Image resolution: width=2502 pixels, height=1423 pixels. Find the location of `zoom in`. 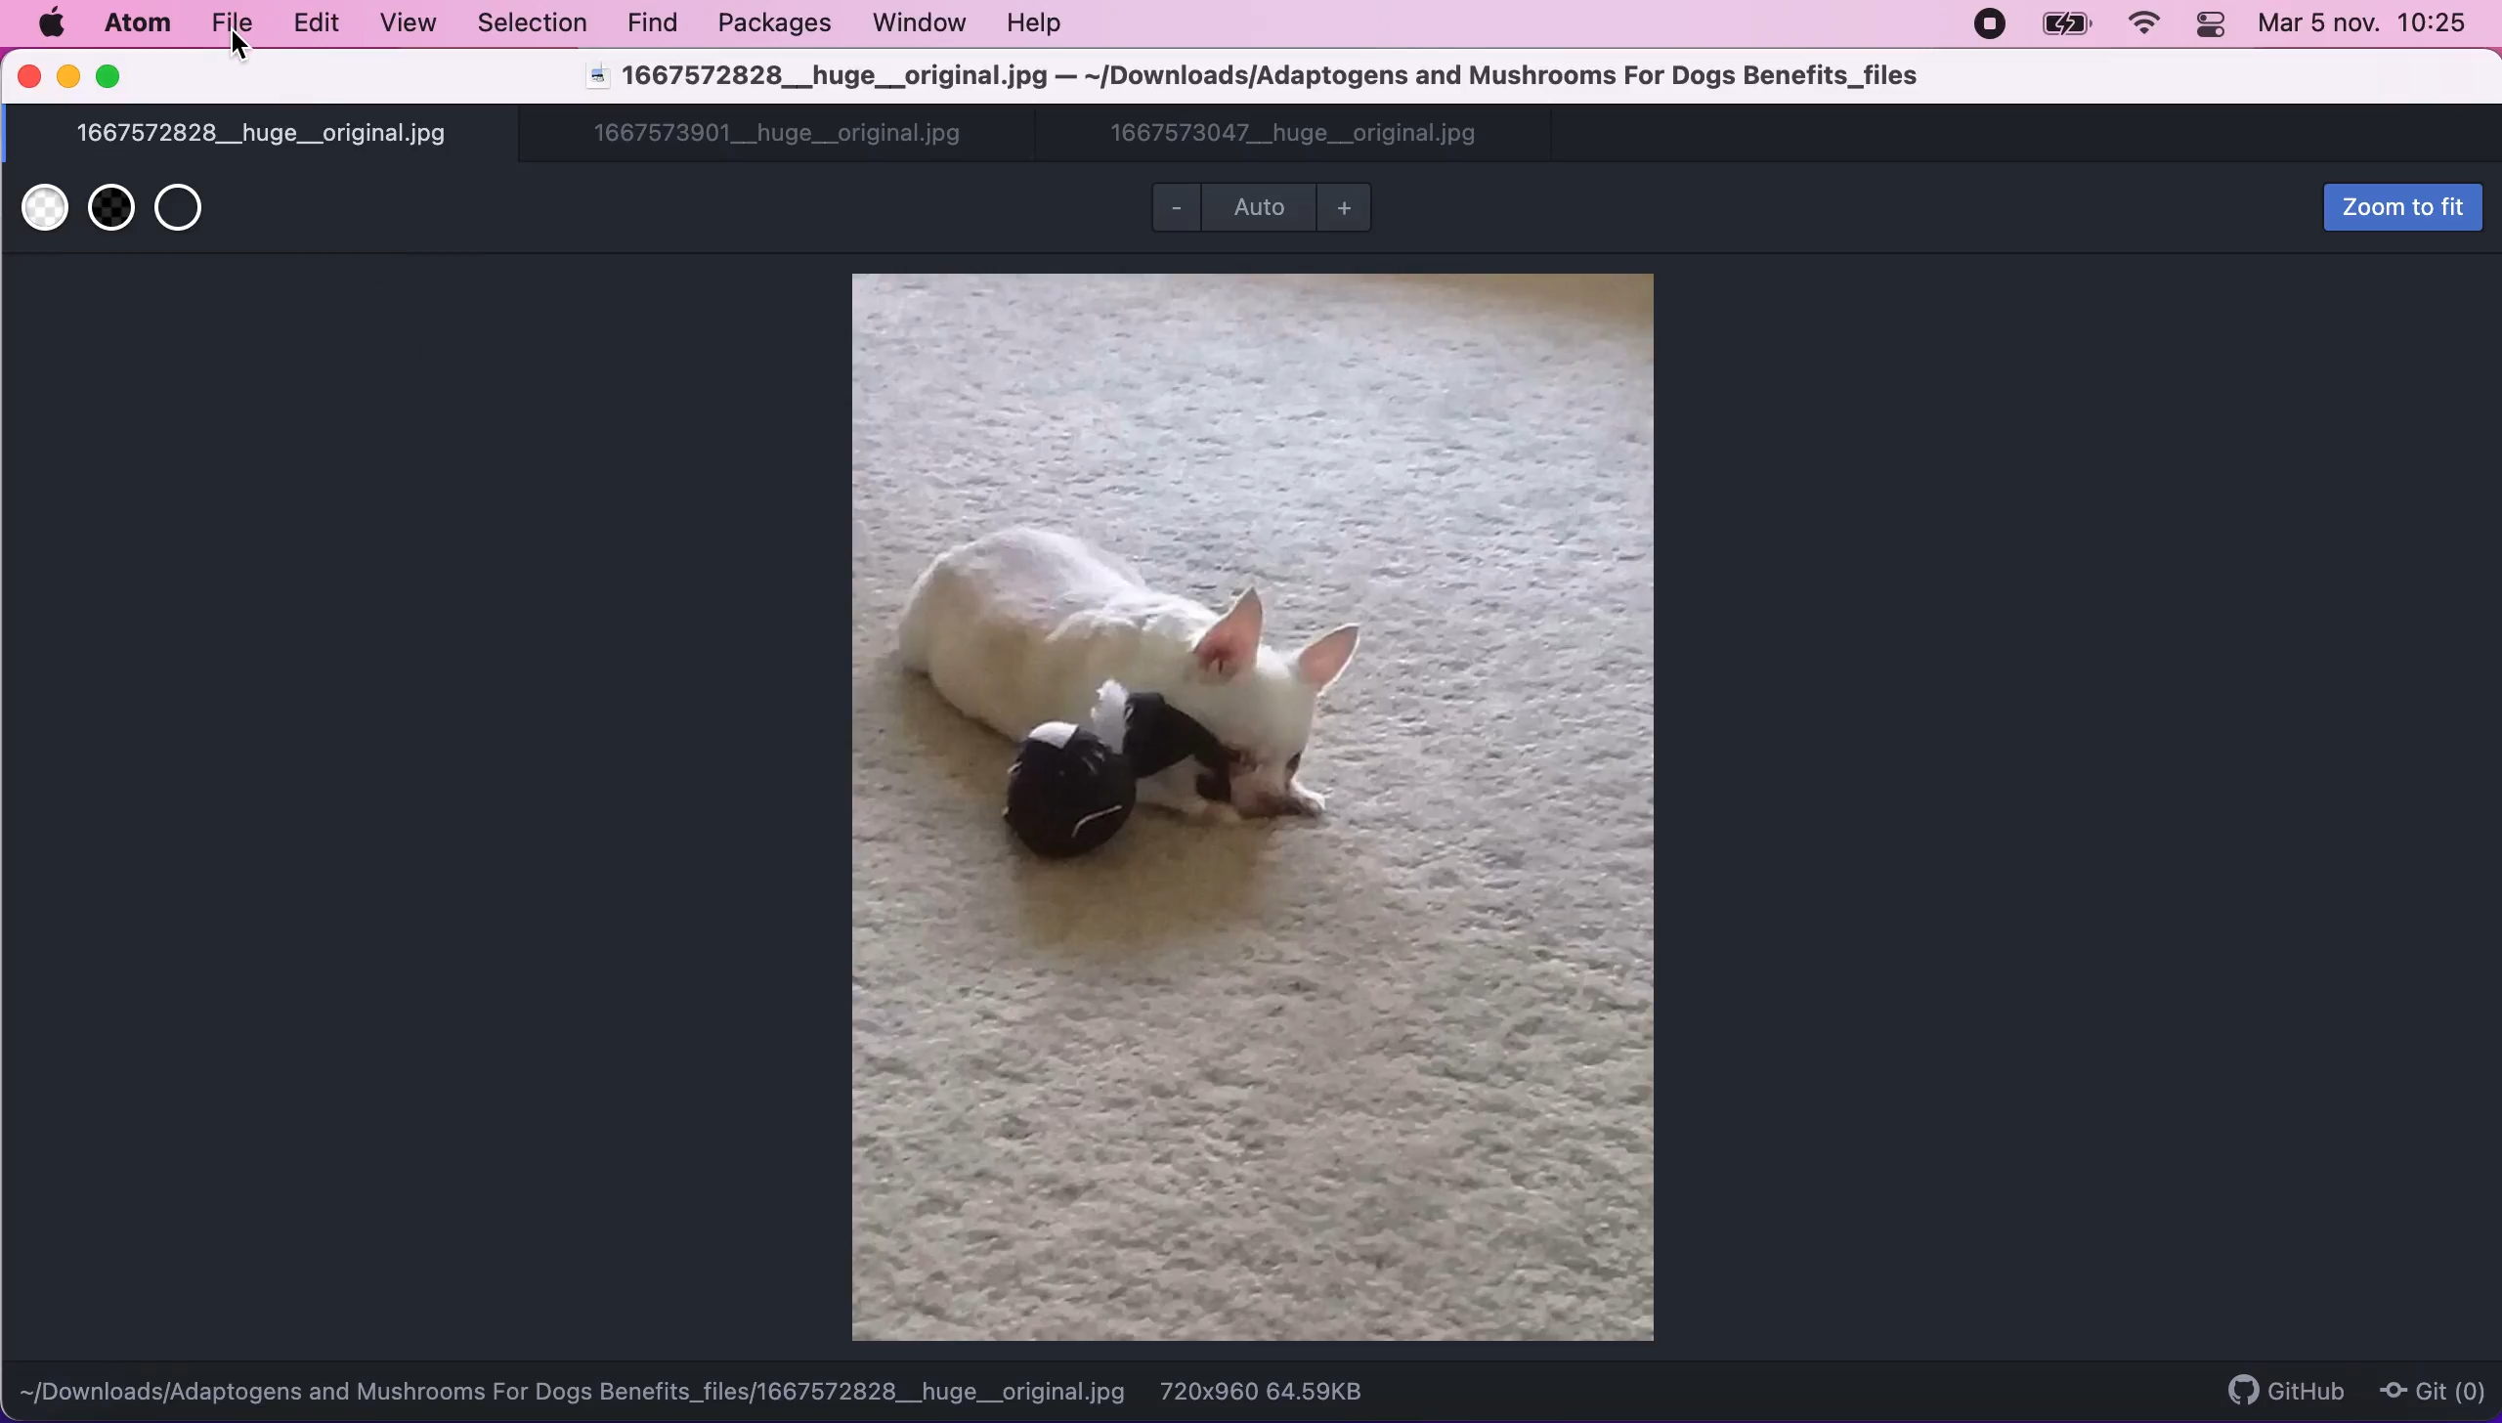

zoom in is located at coordinates (1347, 209).